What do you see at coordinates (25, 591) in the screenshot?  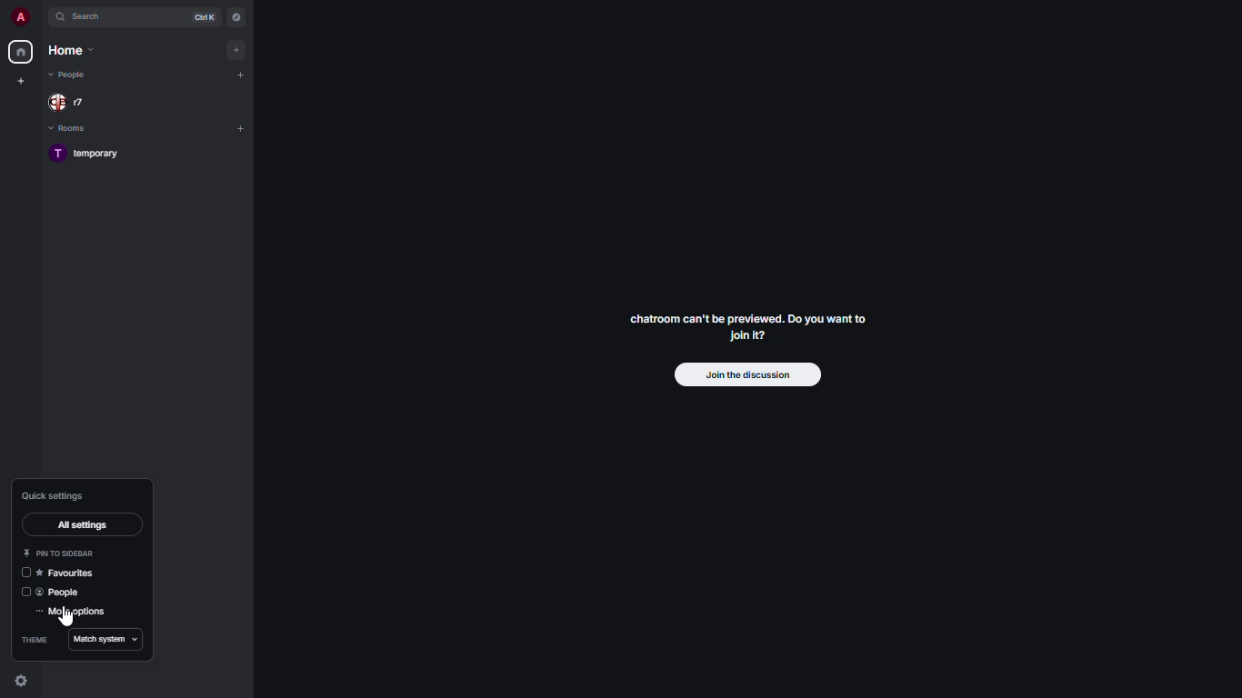 I see `disabled` at bounding box center [25, 591].